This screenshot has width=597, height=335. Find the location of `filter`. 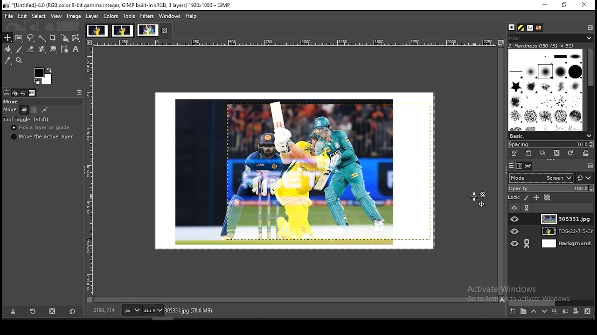

filter is located at coordinates (551, 38).